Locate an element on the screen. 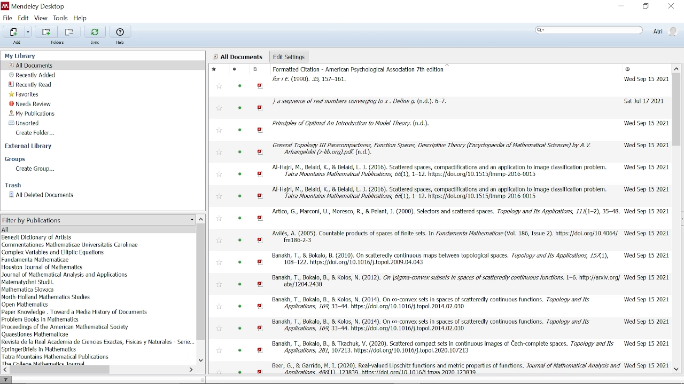 The height and width of the screenshot is (384, 684). Date time is located at coordinates (648, 277).